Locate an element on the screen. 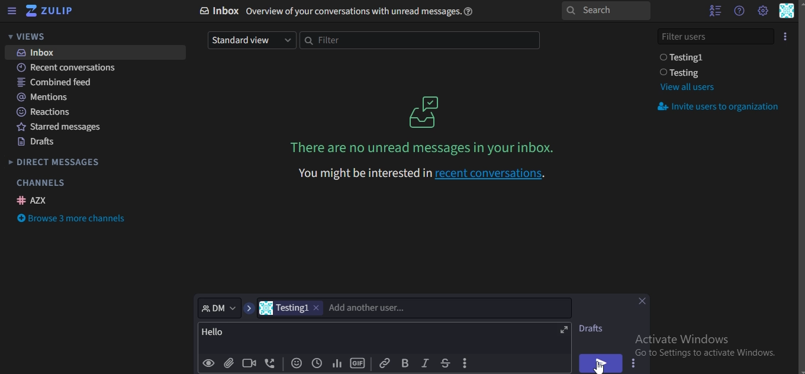 The image size is (805, 374). standard view is located at coordinates (250, 40).